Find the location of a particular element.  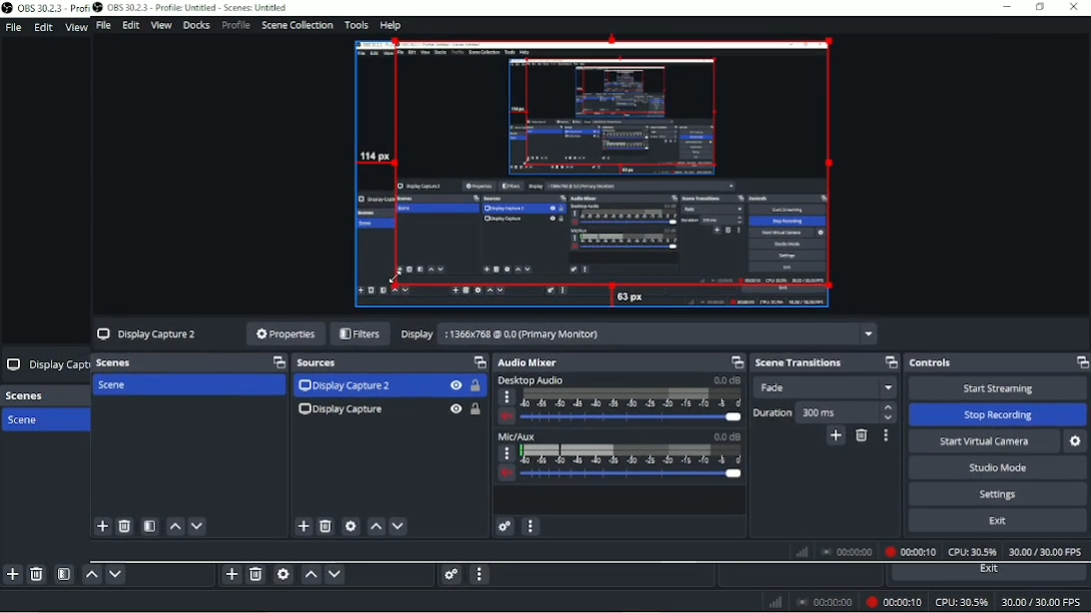

Tools is located at coordinates (357, 24).